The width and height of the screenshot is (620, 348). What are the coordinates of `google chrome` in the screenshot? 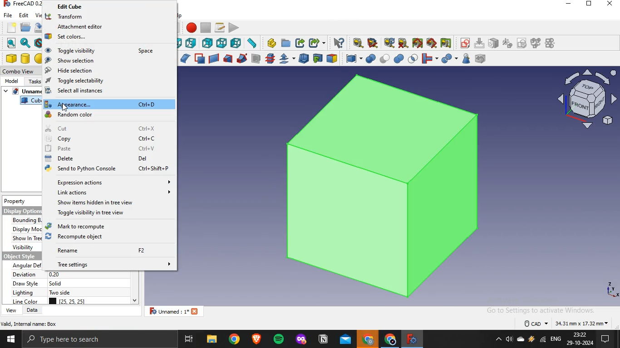 It's located at (389, 340).